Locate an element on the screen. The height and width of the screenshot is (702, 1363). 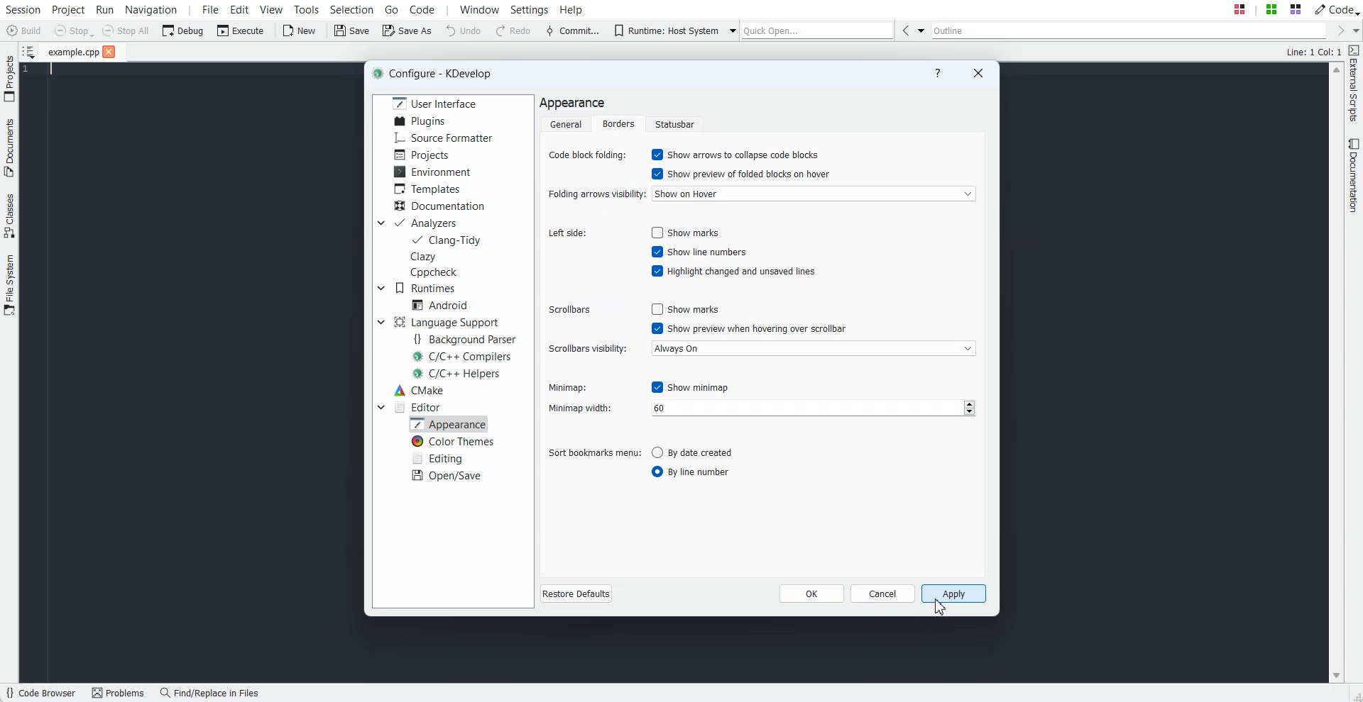
Color Themes is located at coordinates (451, 441).